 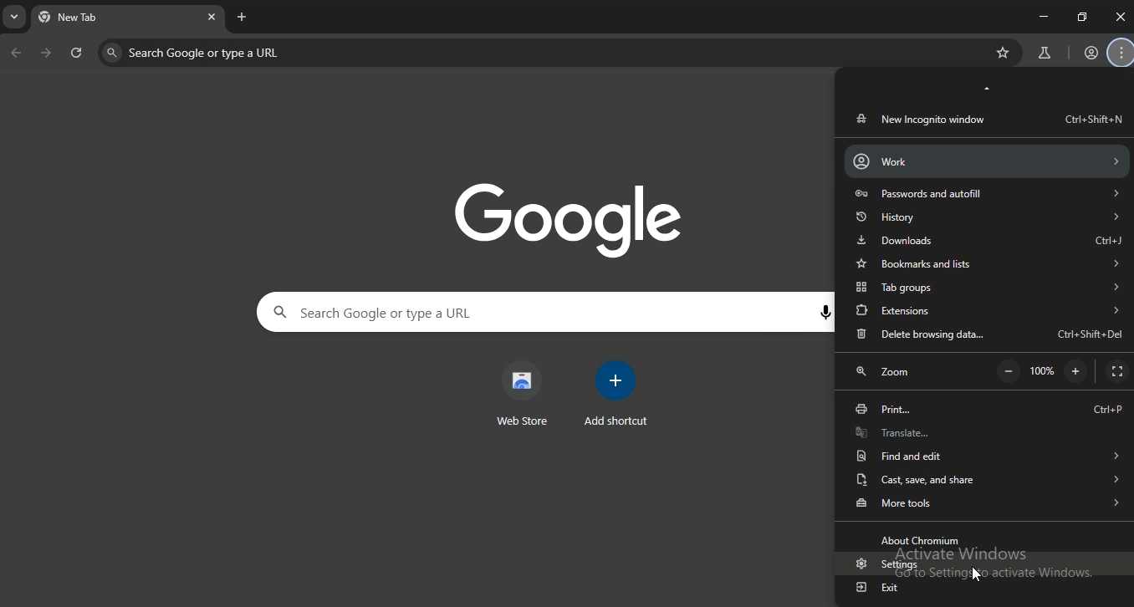 What do you see at coordinates (882, 565) in the screenshot?
I see `aettings` at bounding box center [882, 565].